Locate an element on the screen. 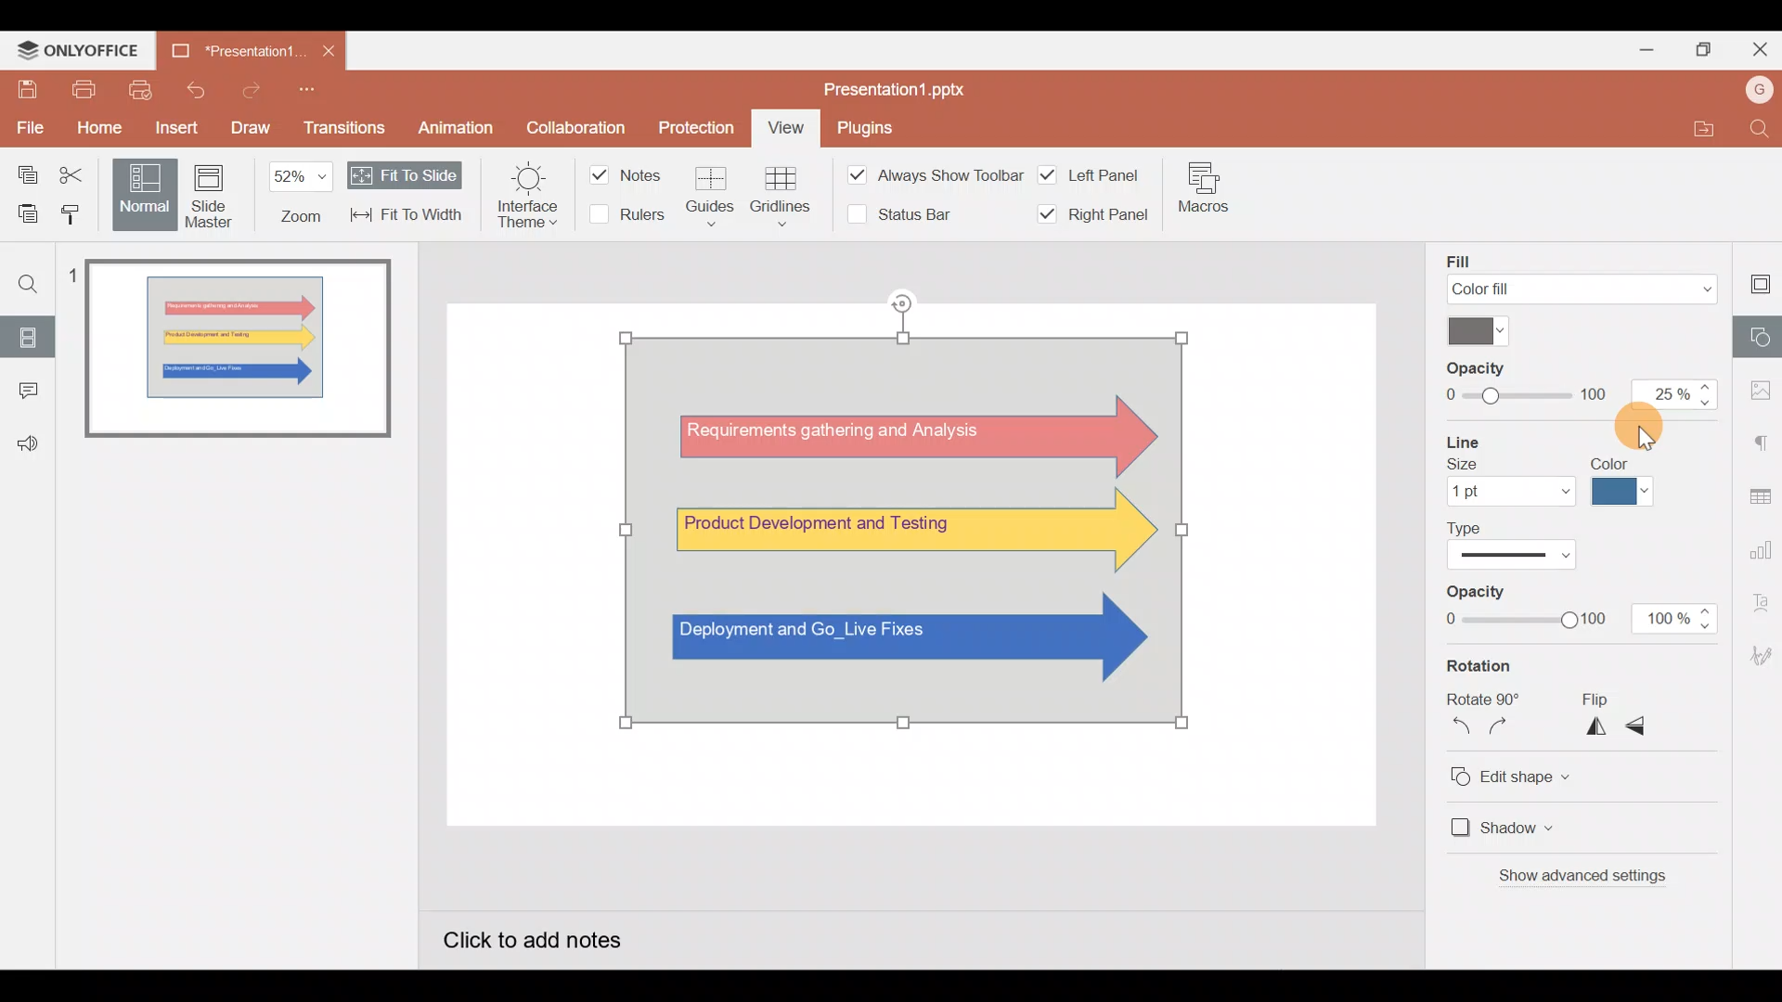 This screenshot has height=1002, width=1782. Color palette is located at coordinates (1472, 330).